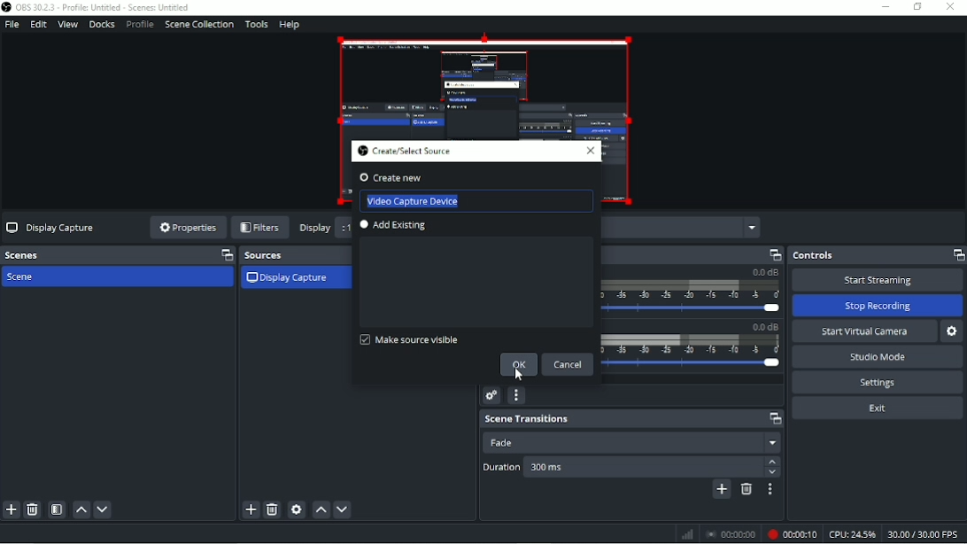 The image size is (967, 544). What do you see at coordinates (731, 535) in the screenshot?
I see `Stop recording` at bounding box center [731, 535].